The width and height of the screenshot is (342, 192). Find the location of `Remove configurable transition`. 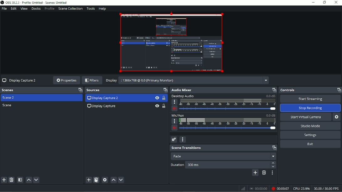

Remove configurable transition is located at coordinates (264, 173).